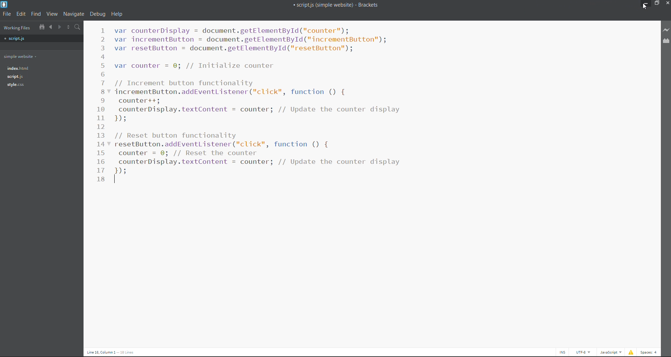 Image resolution: width=671 pixels, height=357 pixels. I want to click on style.jss, so click(22, 86).